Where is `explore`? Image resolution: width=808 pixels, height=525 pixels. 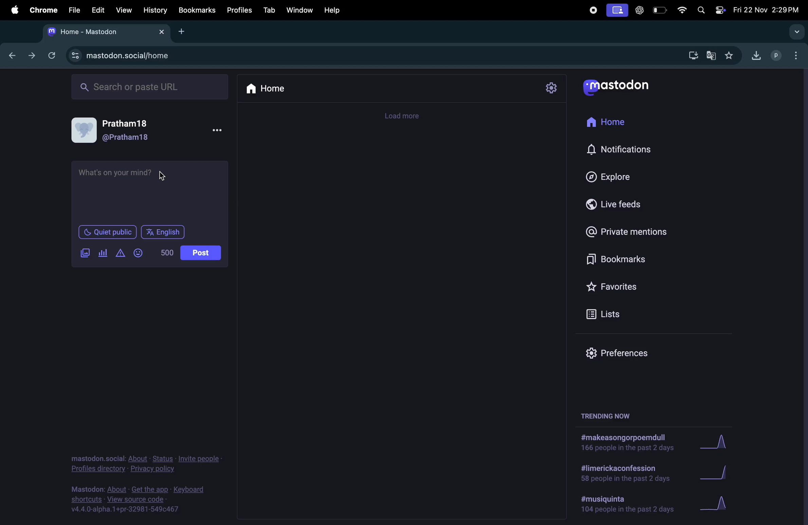
explore is located at coordinates (636, 176).